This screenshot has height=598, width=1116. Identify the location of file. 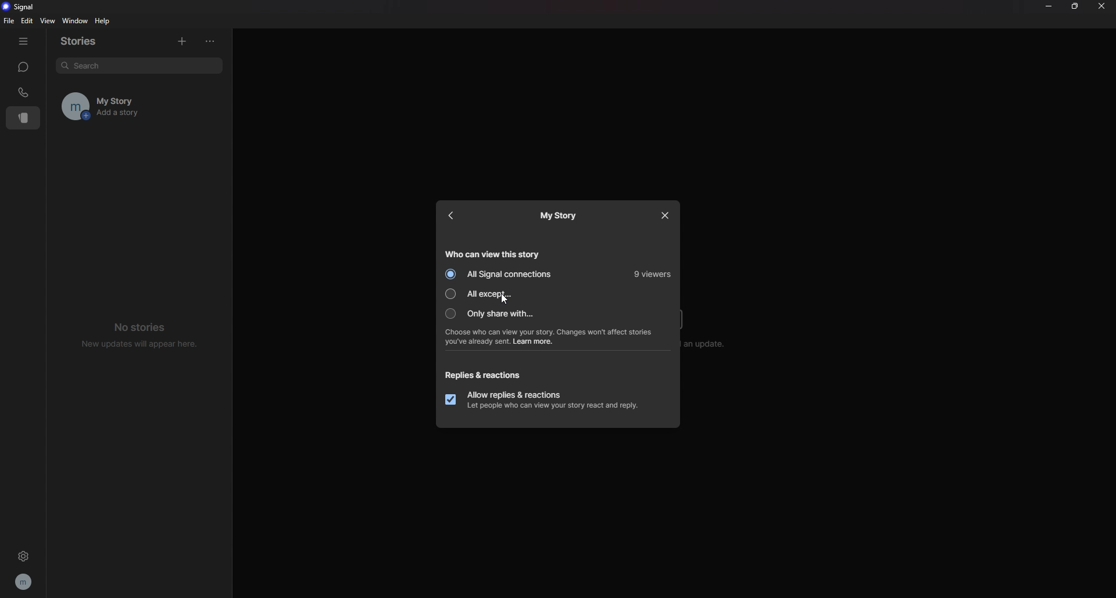
(10, 20).